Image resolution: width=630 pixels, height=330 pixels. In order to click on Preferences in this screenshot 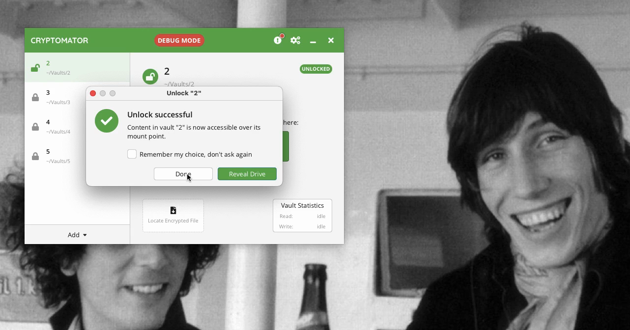, I will do `click(295, 41)`.